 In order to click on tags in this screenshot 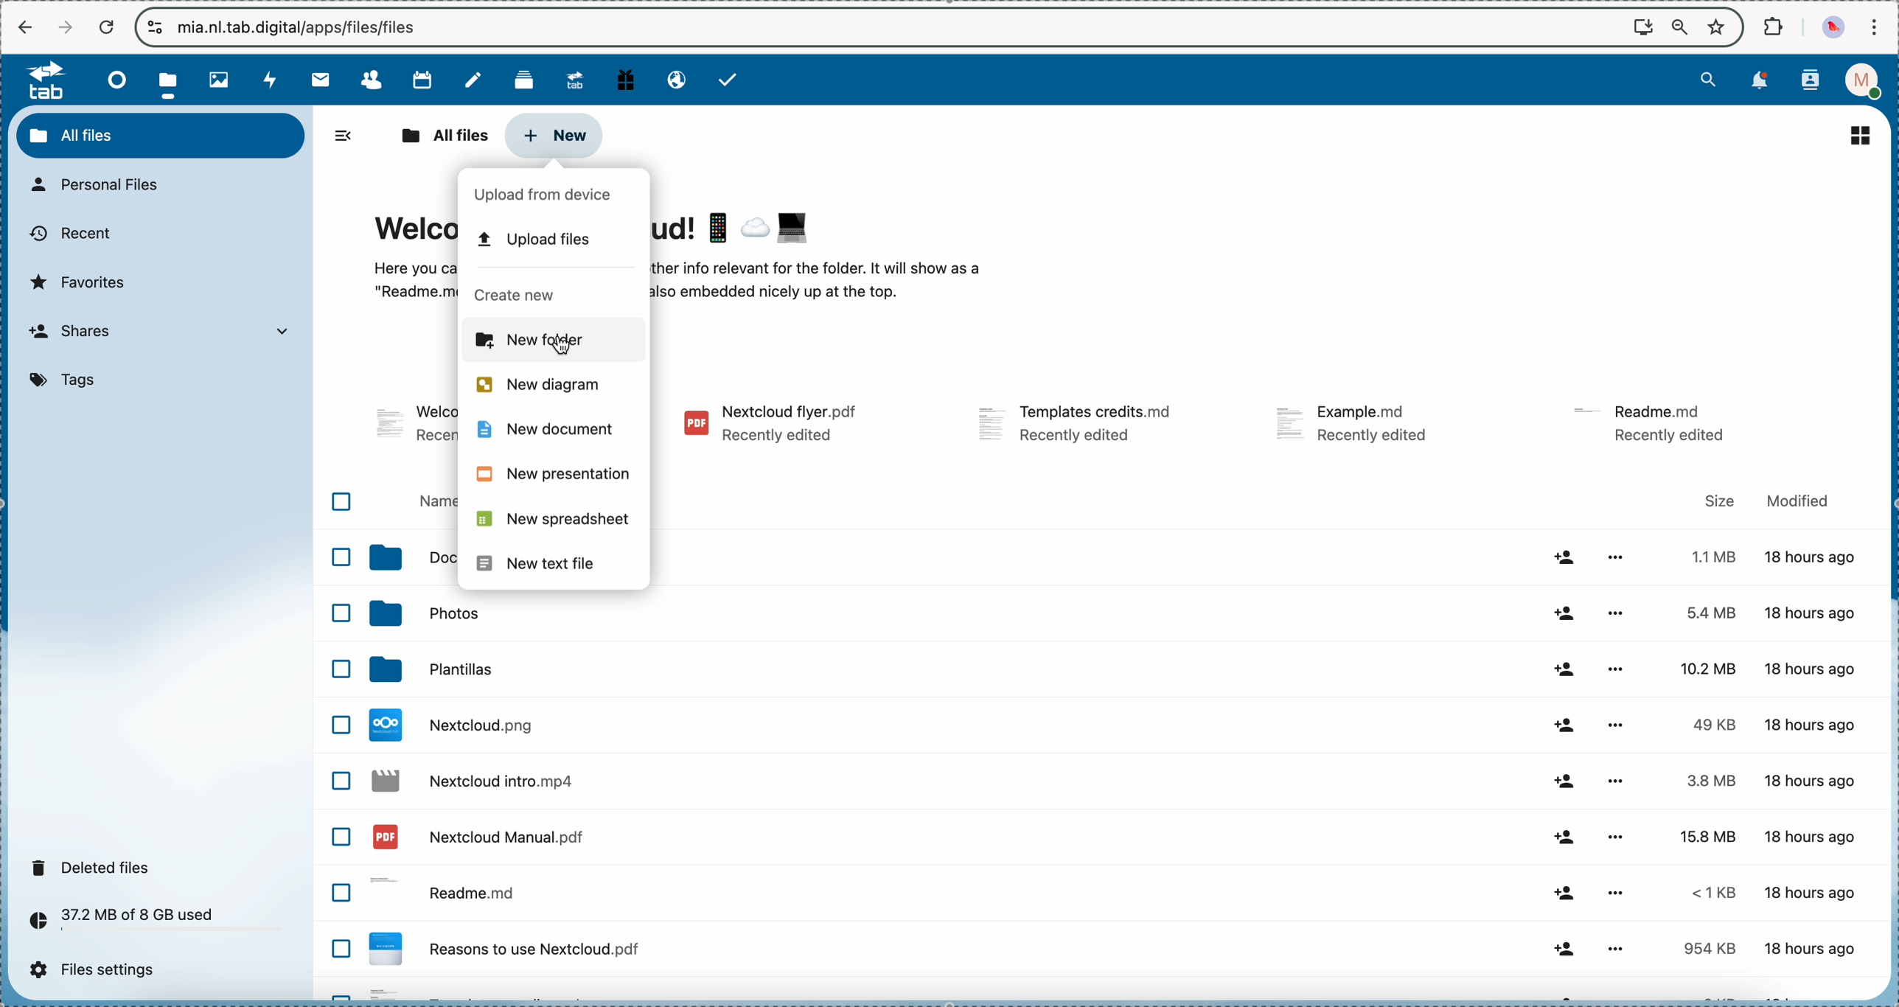, I will do `click(68, 381)`.